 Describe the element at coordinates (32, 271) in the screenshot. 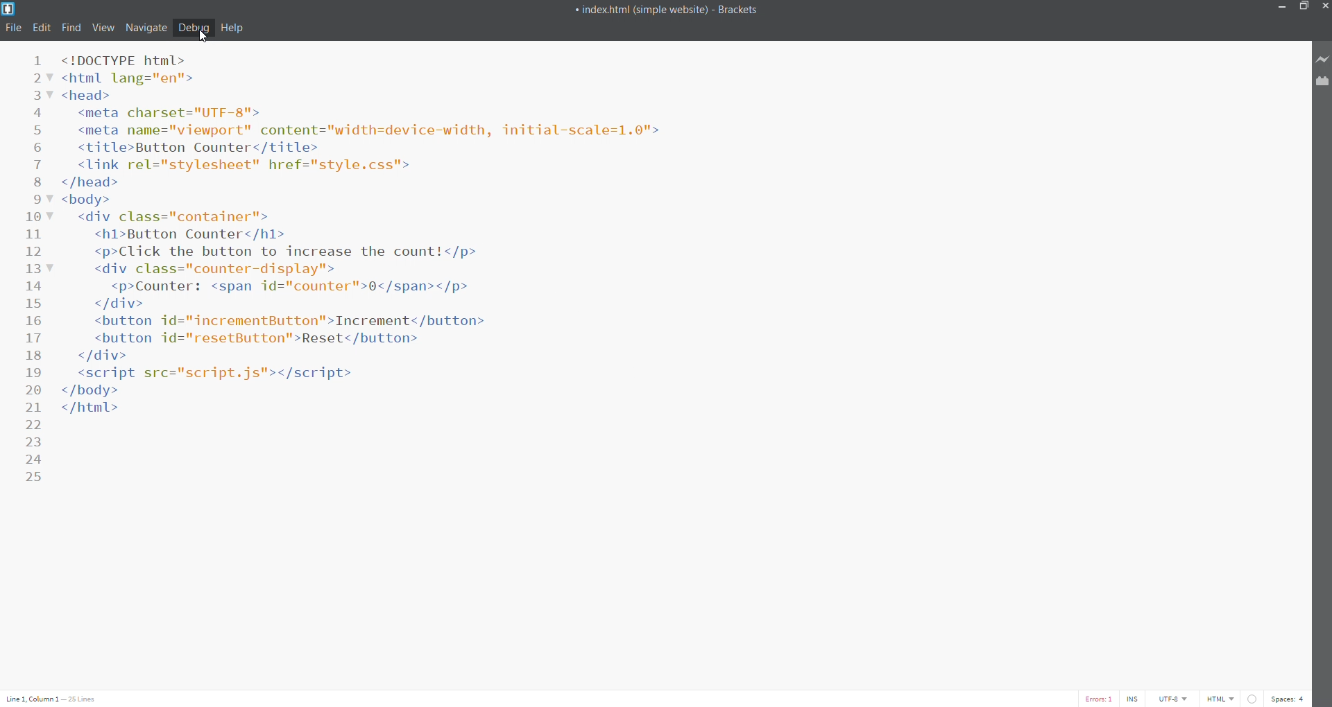

I see `line number` at that location.